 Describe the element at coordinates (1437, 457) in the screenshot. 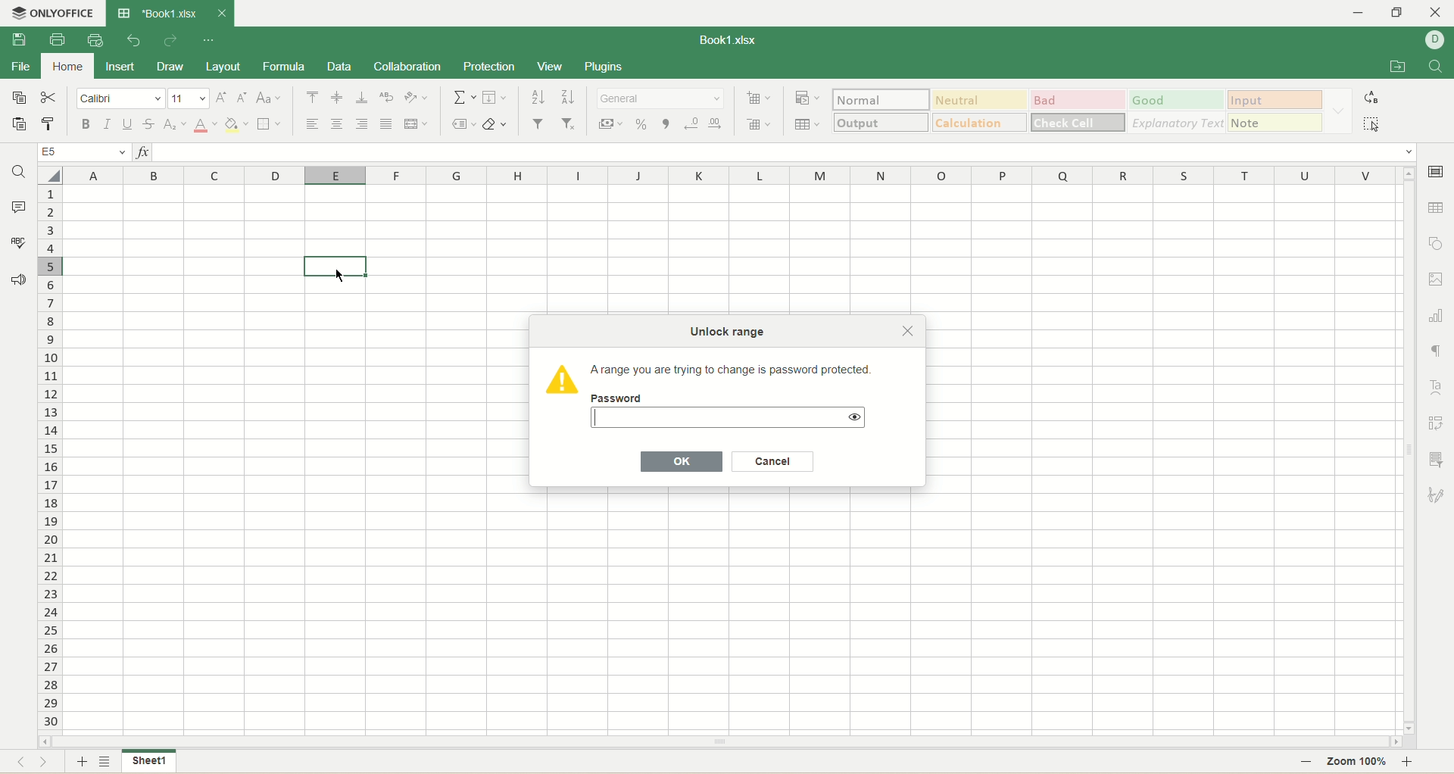

I see `slicer settings` at that location.